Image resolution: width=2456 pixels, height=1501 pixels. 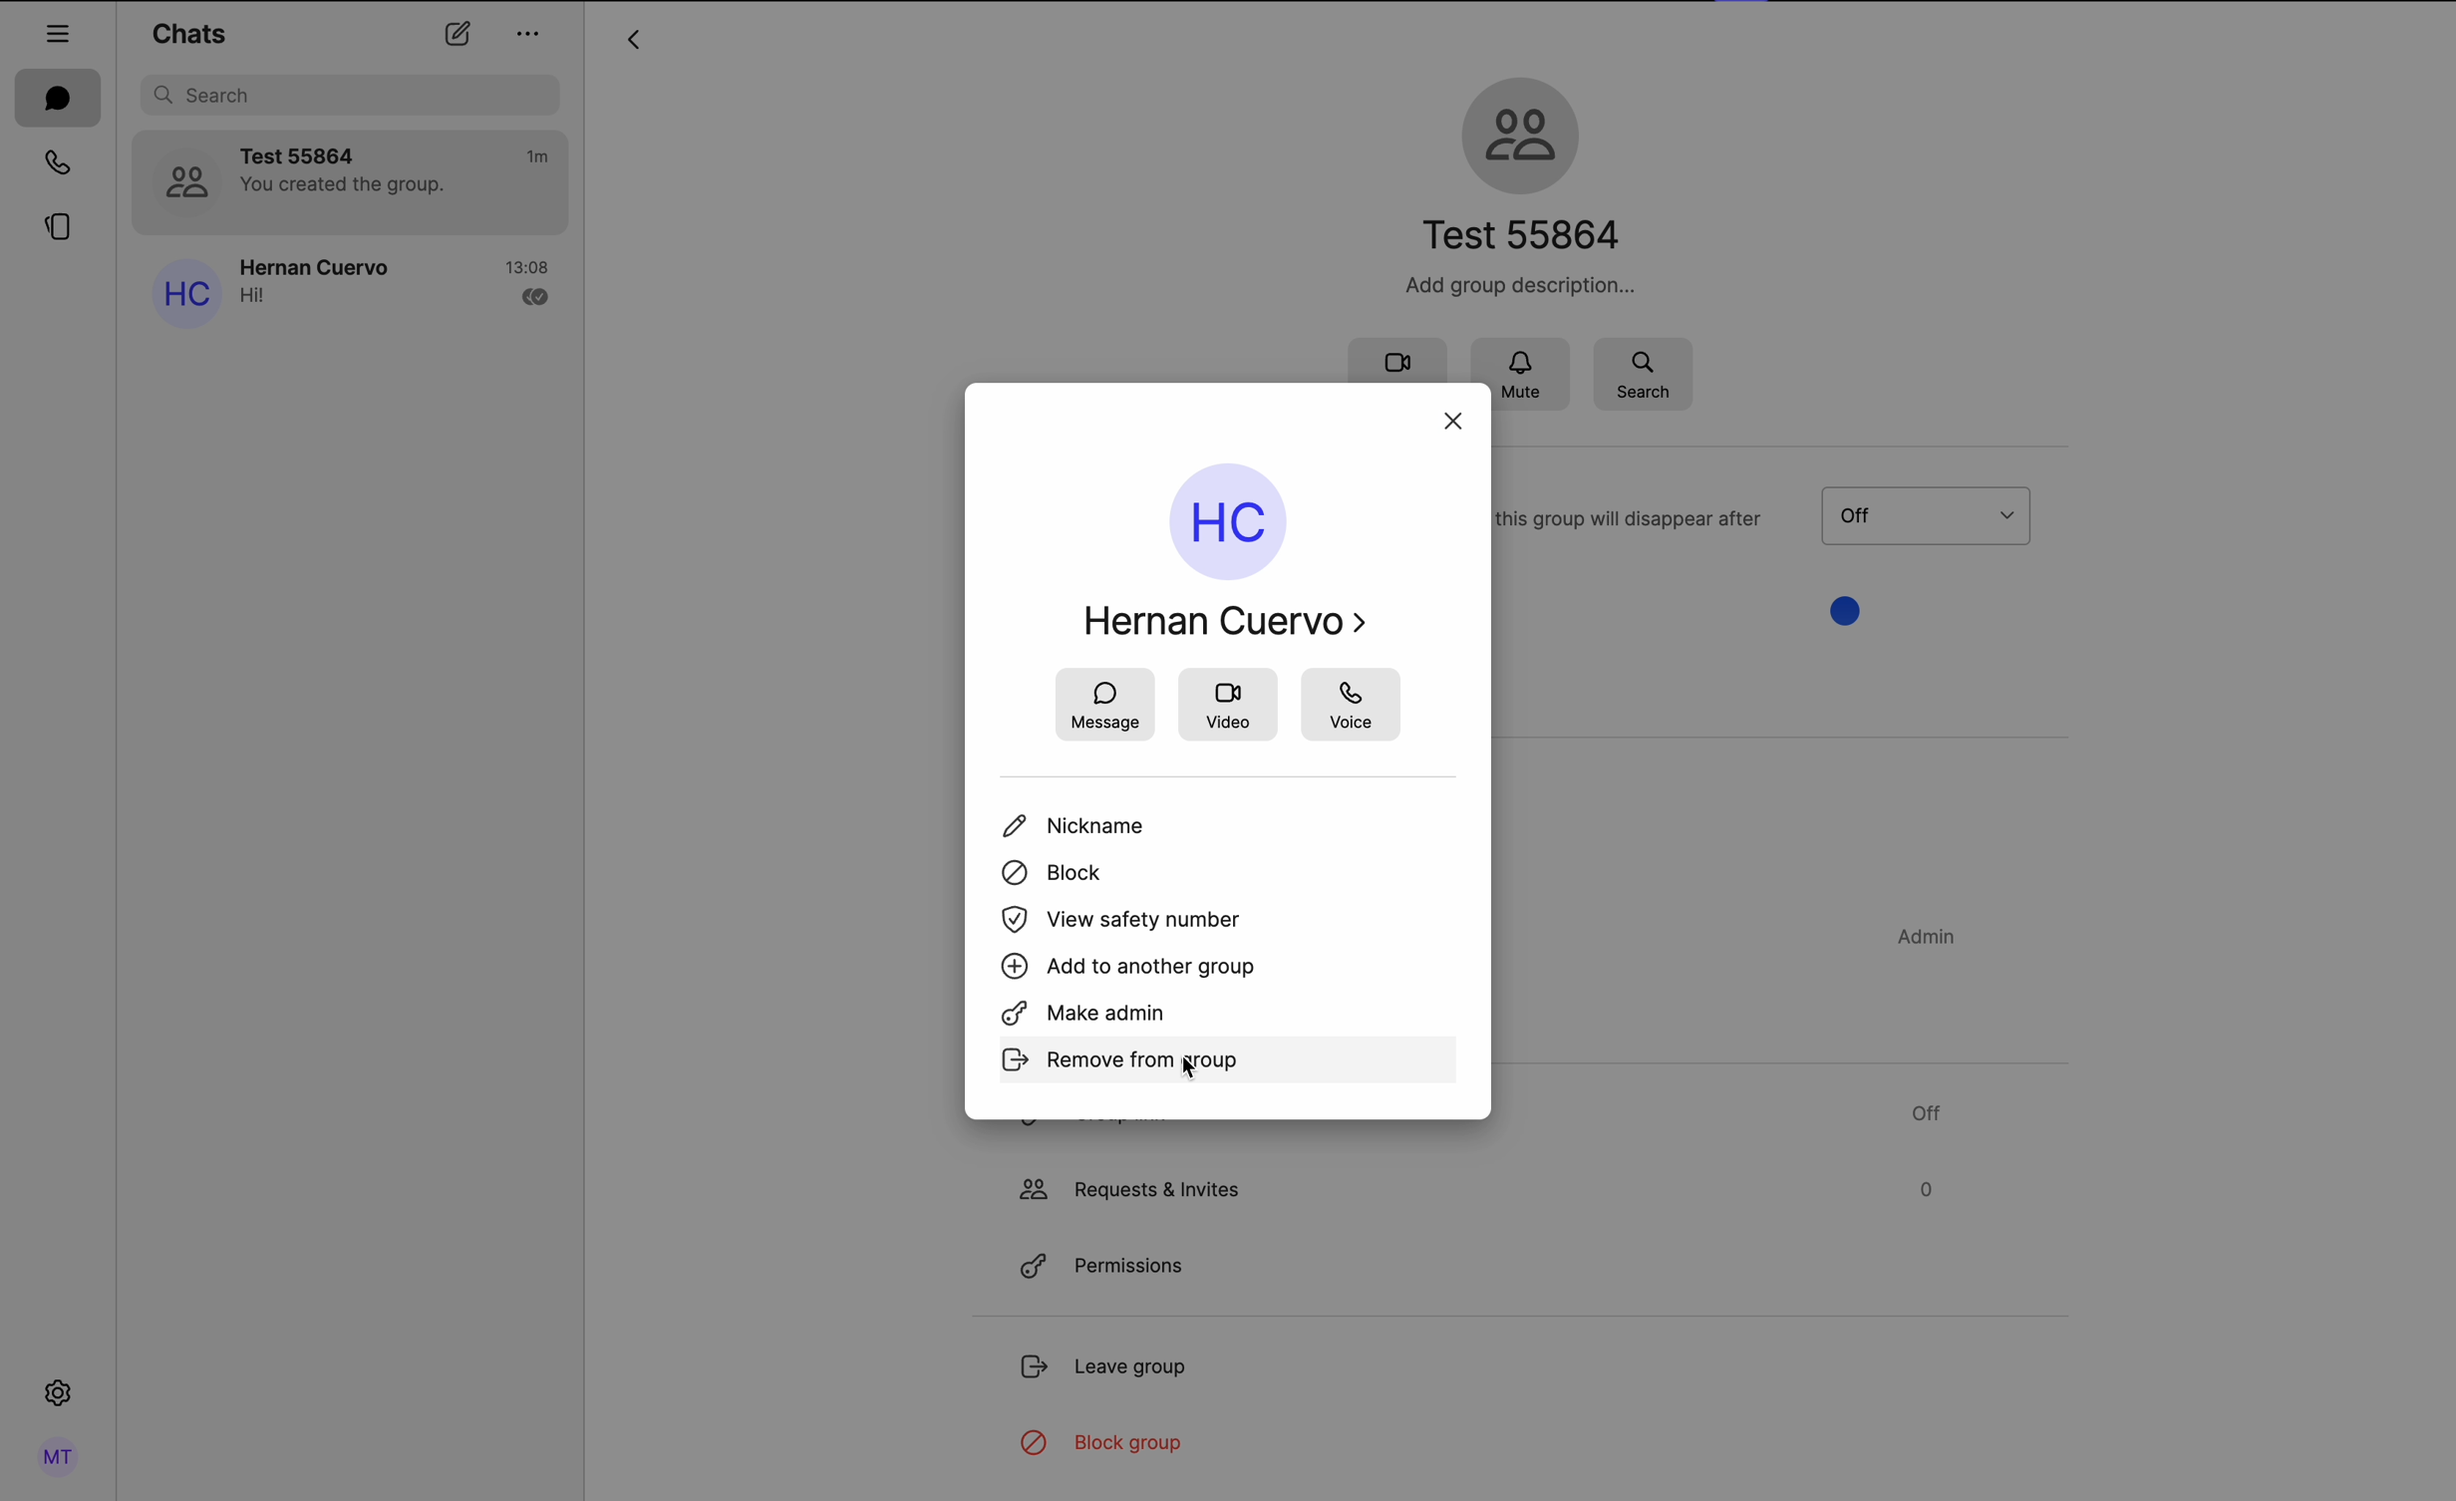 What do you see at coordinates (52, 164) in the screenshot?
I see `calls` at bounding box center [52, 164].